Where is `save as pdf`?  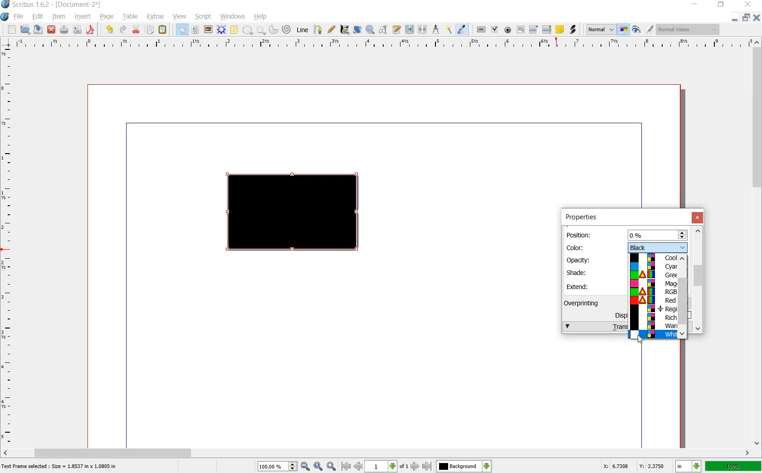
save as pdf is located at coordinates (90, 30).